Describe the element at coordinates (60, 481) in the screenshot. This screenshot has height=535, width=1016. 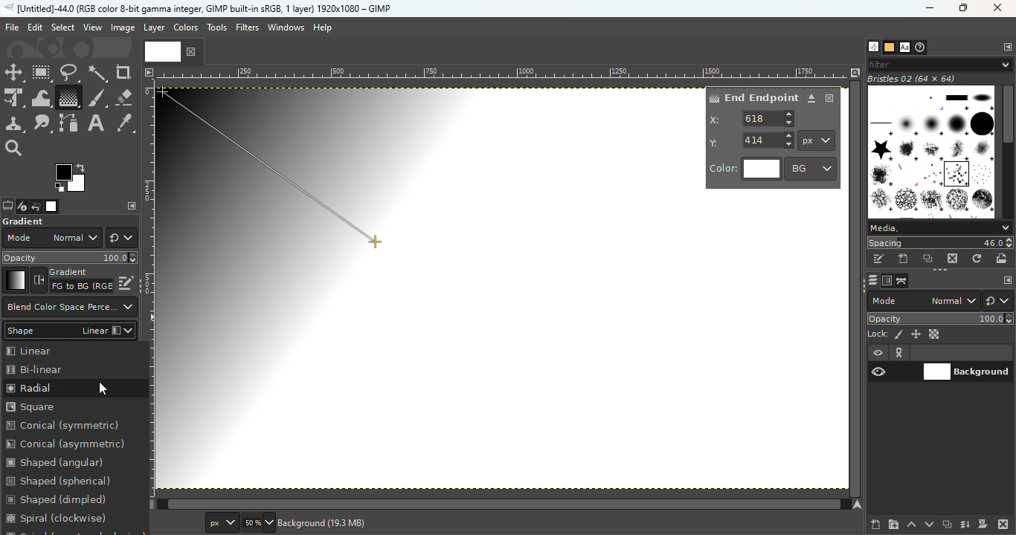
I see `Shaped (spherical)` at that location.